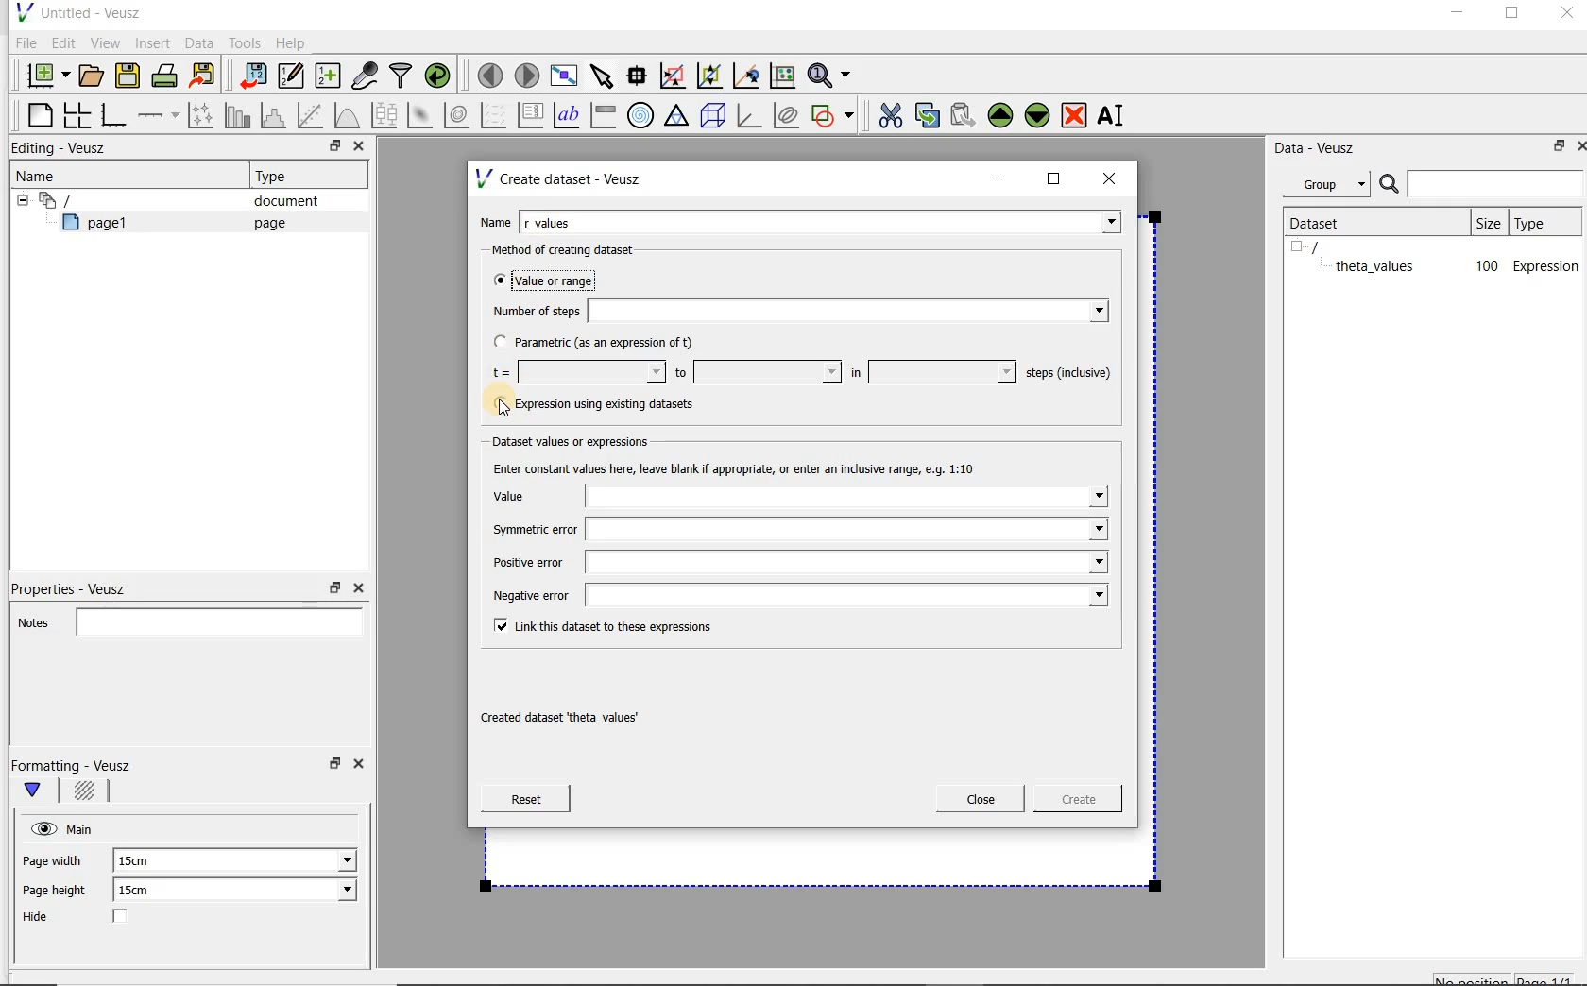 The height and width of the screenshot is (986, 1587). I want to click on Close, so click(1578, 144).